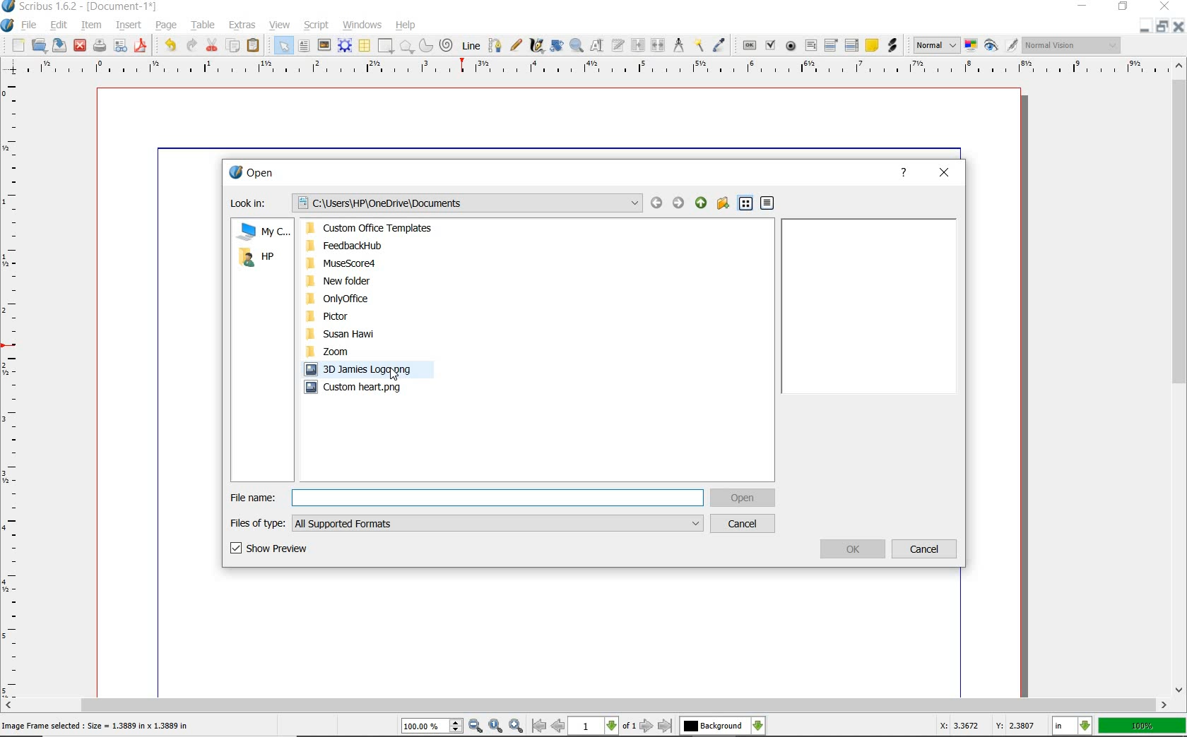  Describe the element at coordinates (447, 44) in the screenshot. I see `spiral` at that location.